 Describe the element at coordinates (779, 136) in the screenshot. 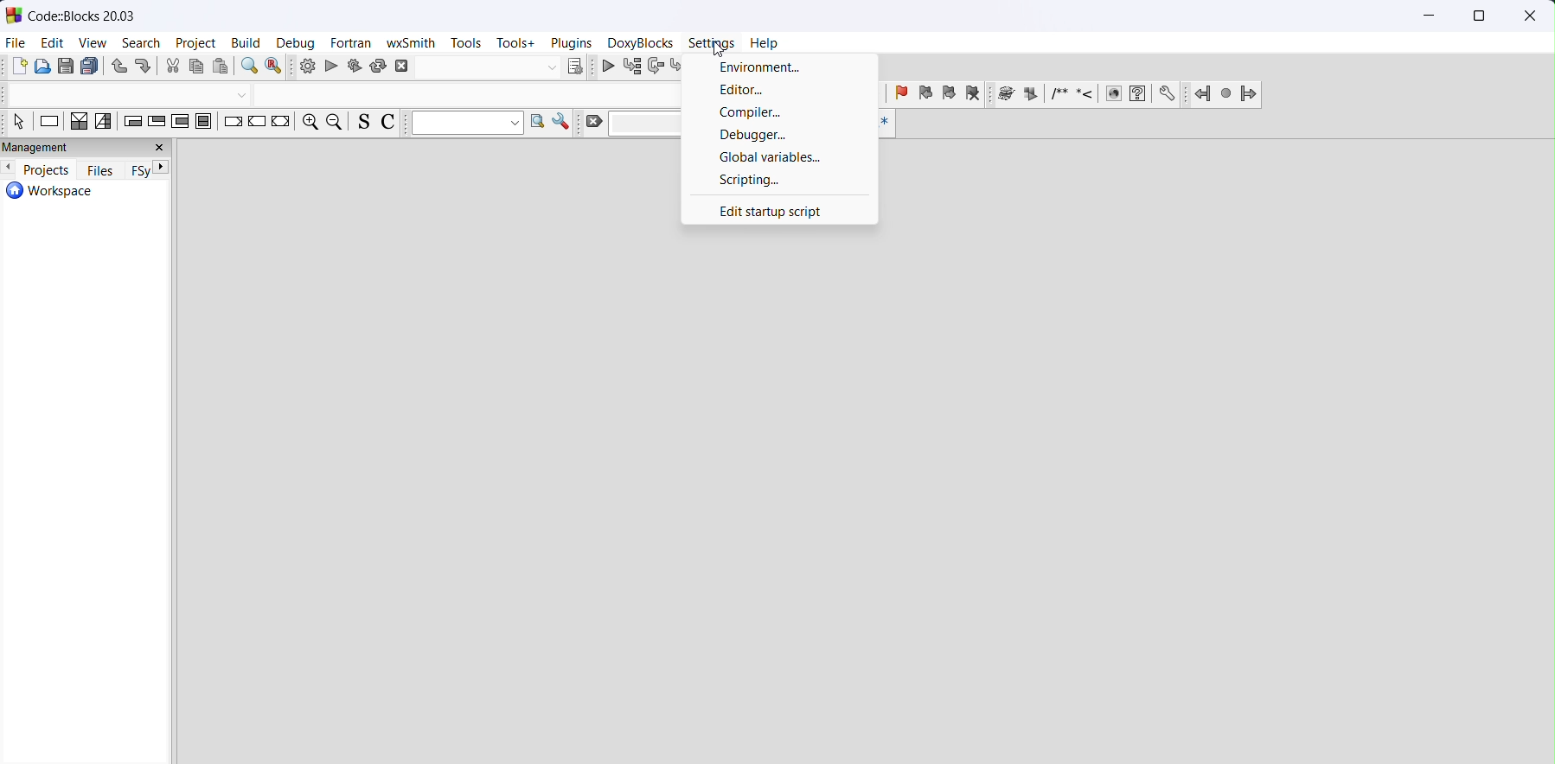

I see `debugger` at that location.